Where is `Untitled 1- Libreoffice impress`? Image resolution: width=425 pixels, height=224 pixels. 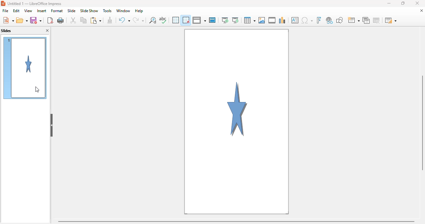
Untitled 1- Libreoffice impress is located at coordinates (35, 3).